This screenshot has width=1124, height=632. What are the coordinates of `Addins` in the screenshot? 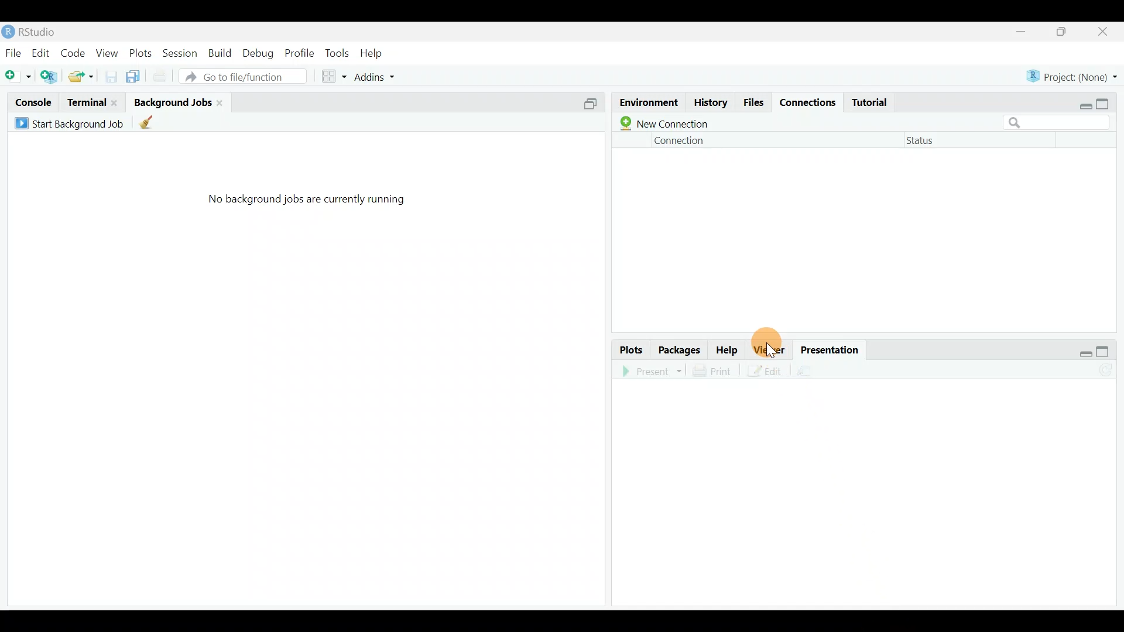 It's located at (377, 75).